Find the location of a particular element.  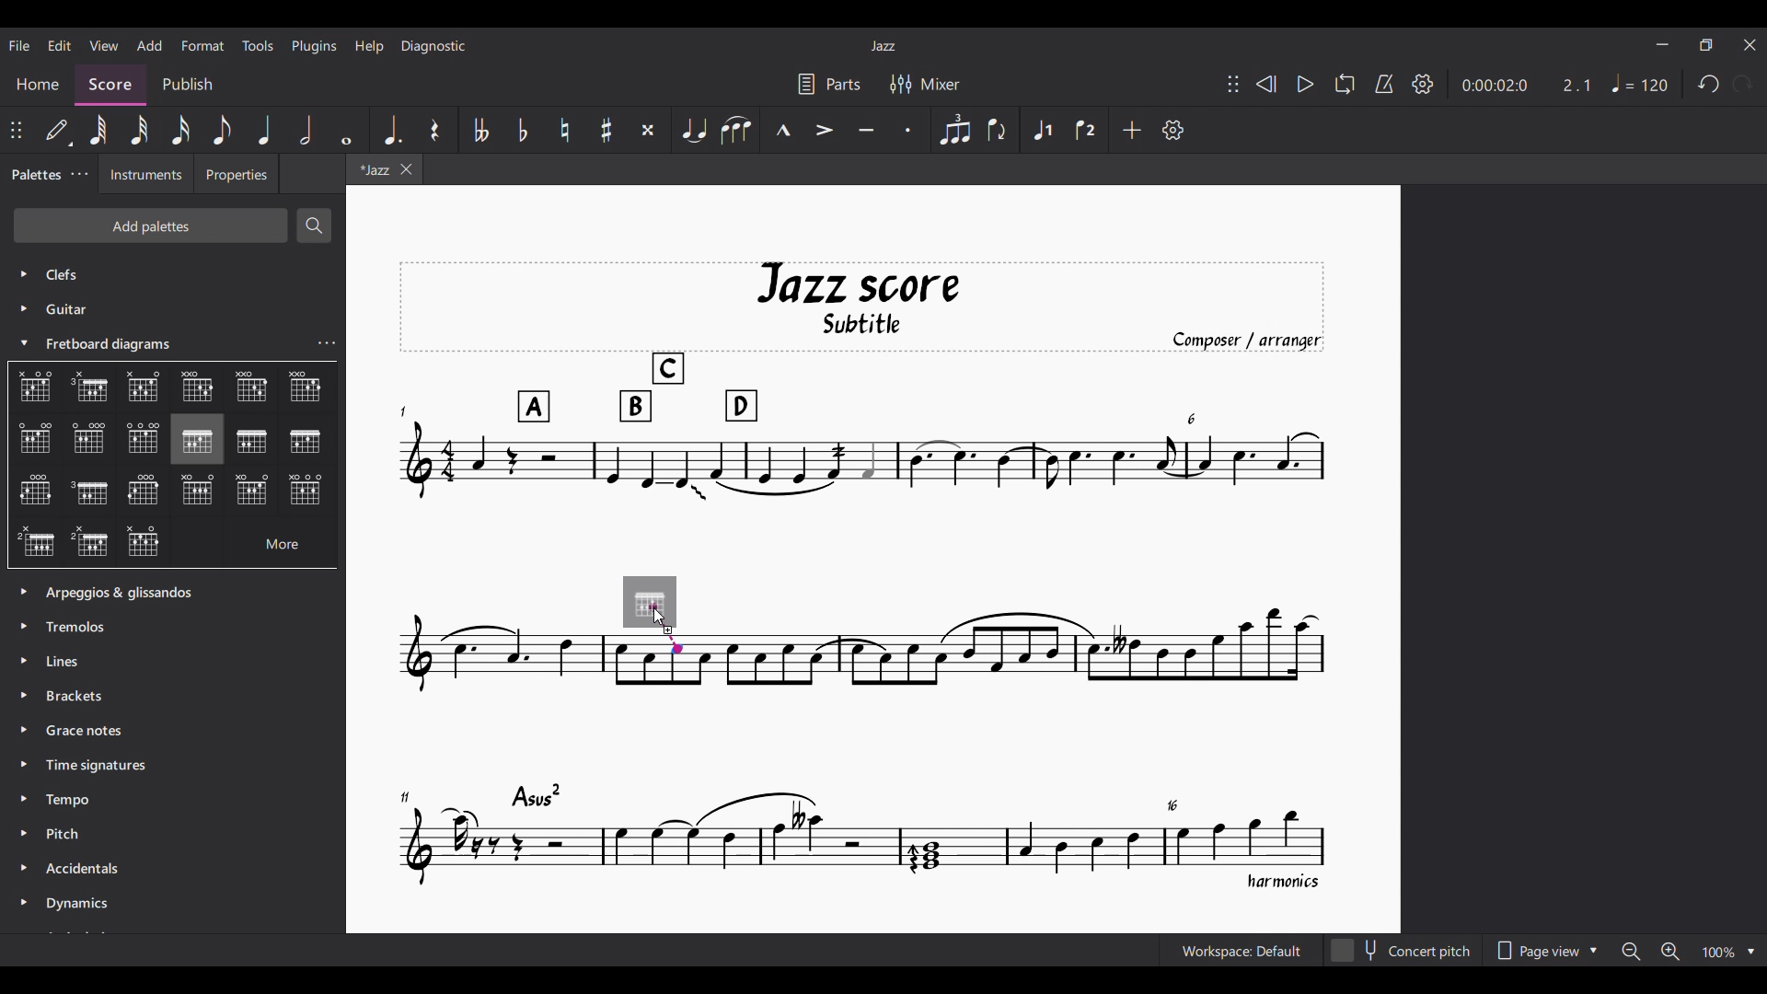

Tempo is located at coordinates (1640, 83).